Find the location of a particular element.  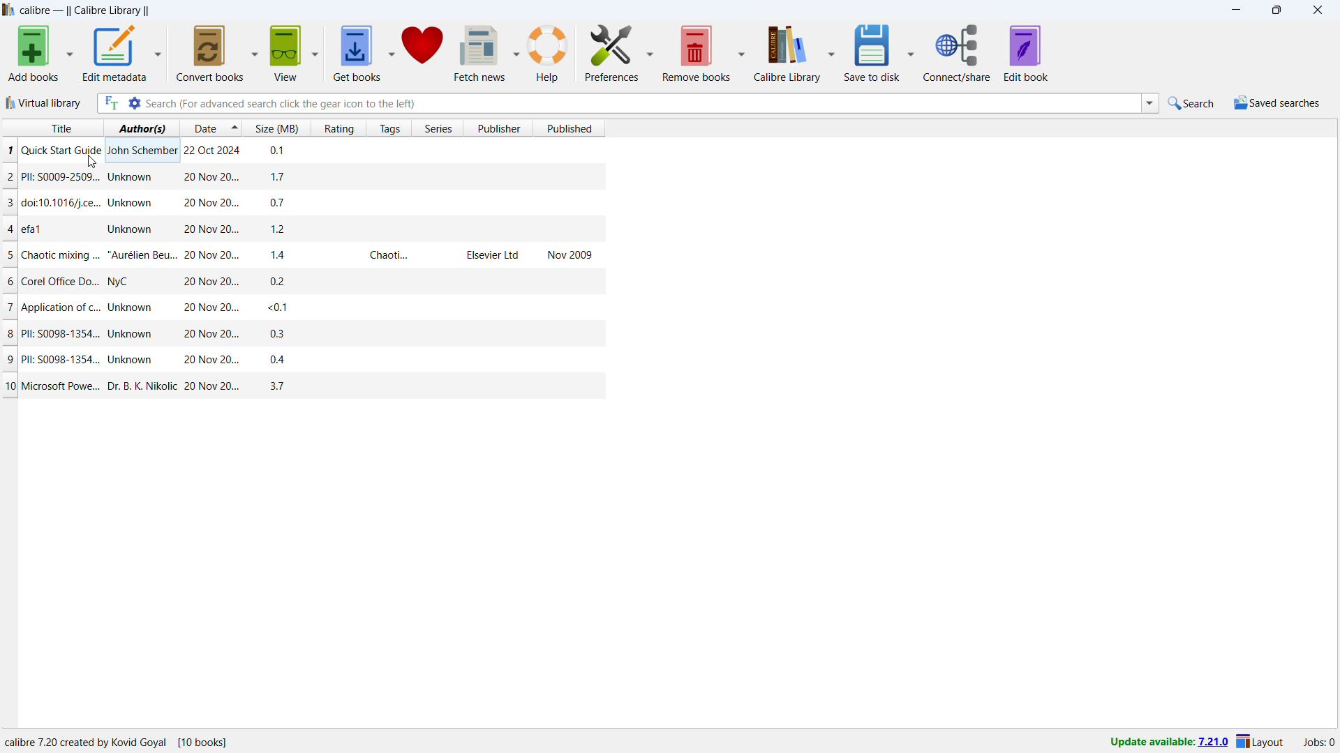

one book entry is located at coordinates (304, 307).